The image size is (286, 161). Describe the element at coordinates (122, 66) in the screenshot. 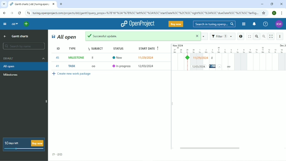

I see `In progress` at that location.